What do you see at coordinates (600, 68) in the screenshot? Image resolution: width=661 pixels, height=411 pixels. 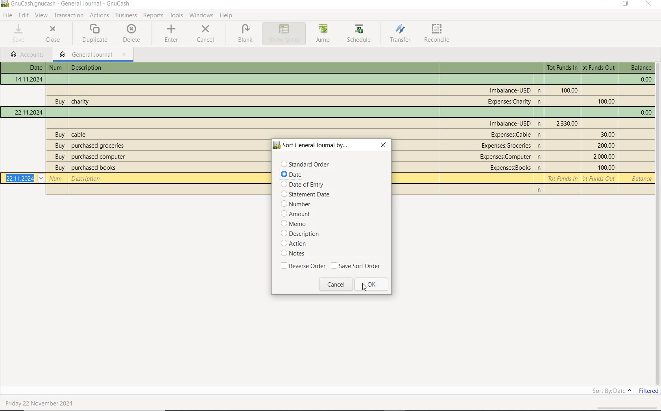 I see `Tot Funds Out` at bounding box center [600, 68].